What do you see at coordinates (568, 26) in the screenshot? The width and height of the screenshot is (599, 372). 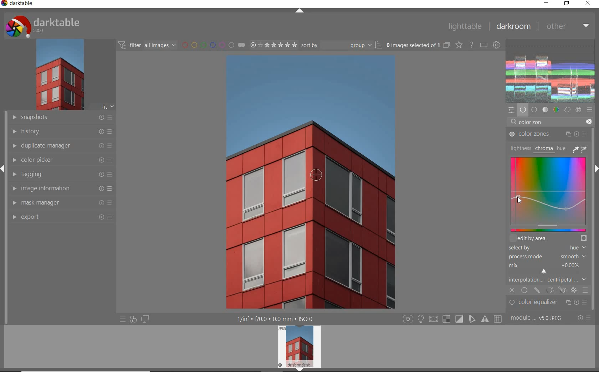 I see `other` at bounding box center [568, 26].